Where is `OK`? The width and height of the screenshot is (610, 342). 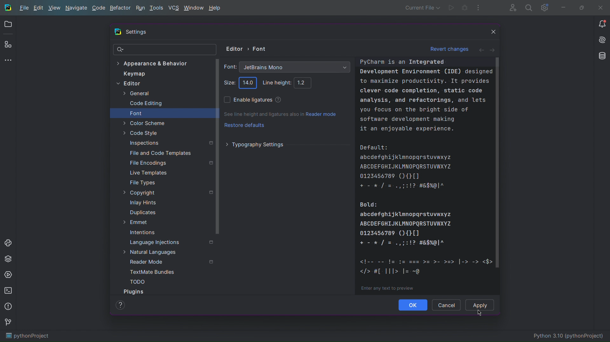
OK is located at coordinates (413, 305).